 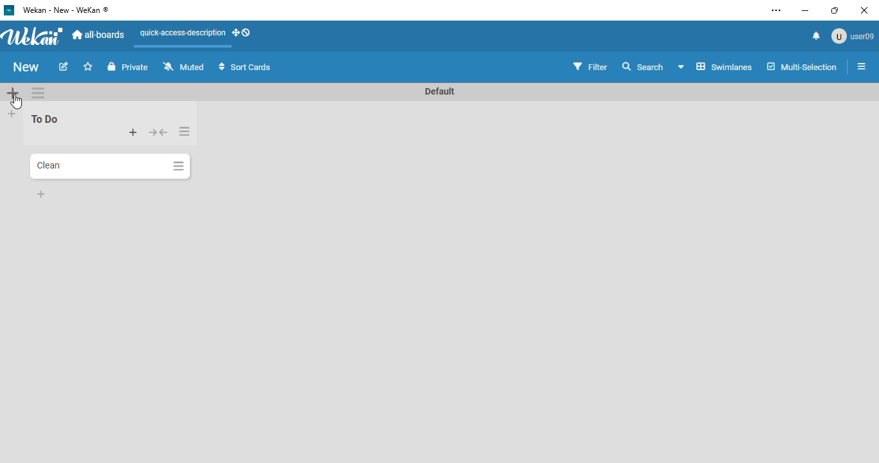 What do you see at coordinates (178, 166) in the screenshot?
I see `card actions` at bounding box center [178, 166].